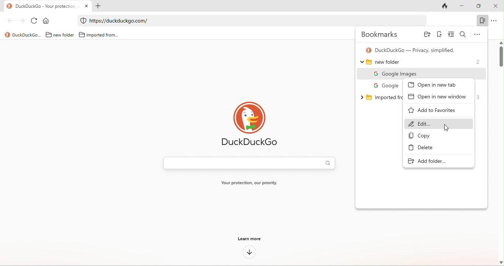 The image size is (504, 266). I want to click on add folder, so click(427, 35).